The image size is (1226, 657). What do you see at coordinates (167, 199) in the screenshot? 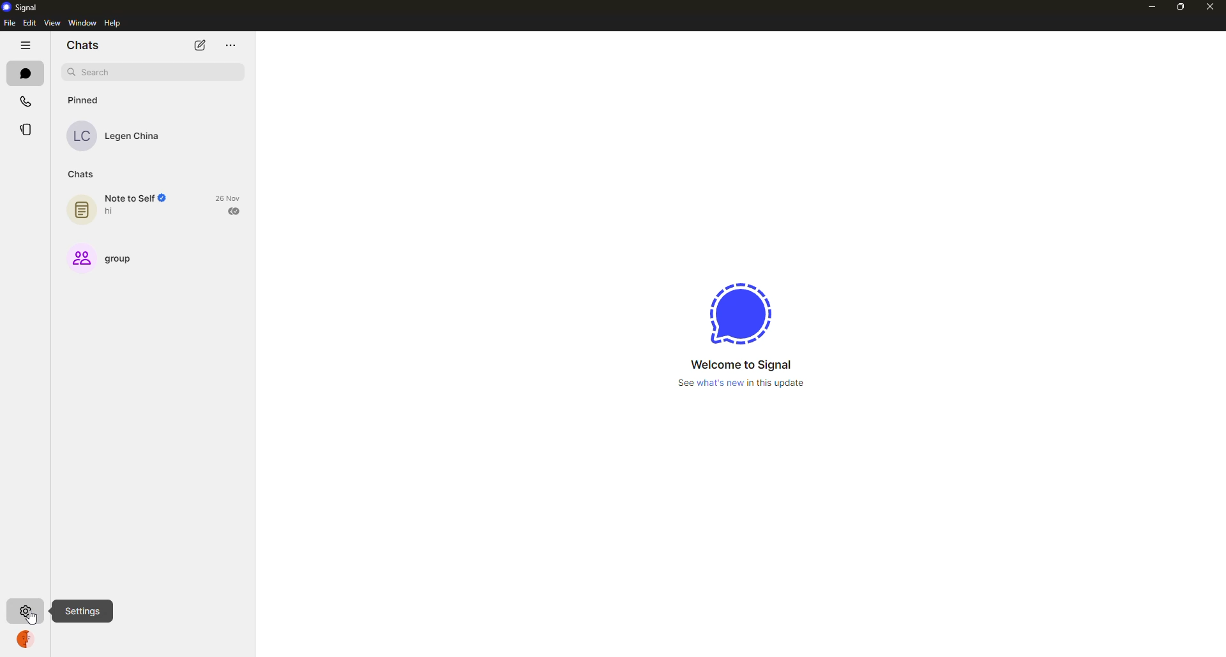
I see `Verified` at bounding box center [167, 199].